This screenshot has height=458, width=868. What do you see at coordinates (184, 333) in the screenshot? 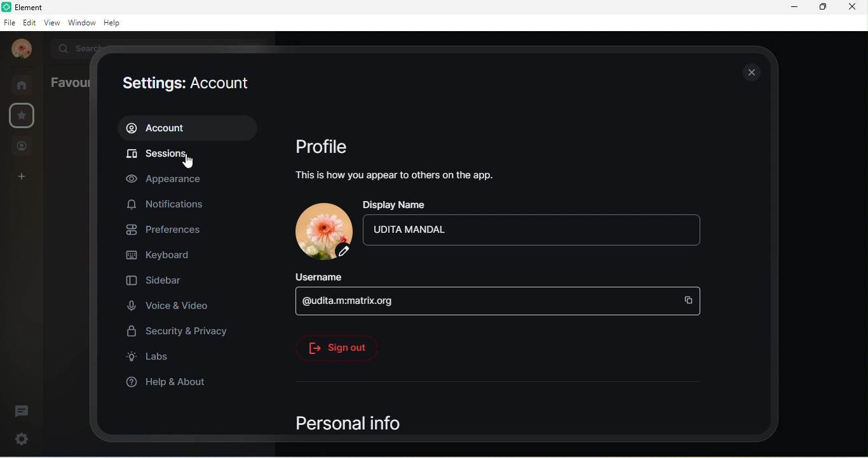
I see `security and privacy` at bounding box center [184, 333].